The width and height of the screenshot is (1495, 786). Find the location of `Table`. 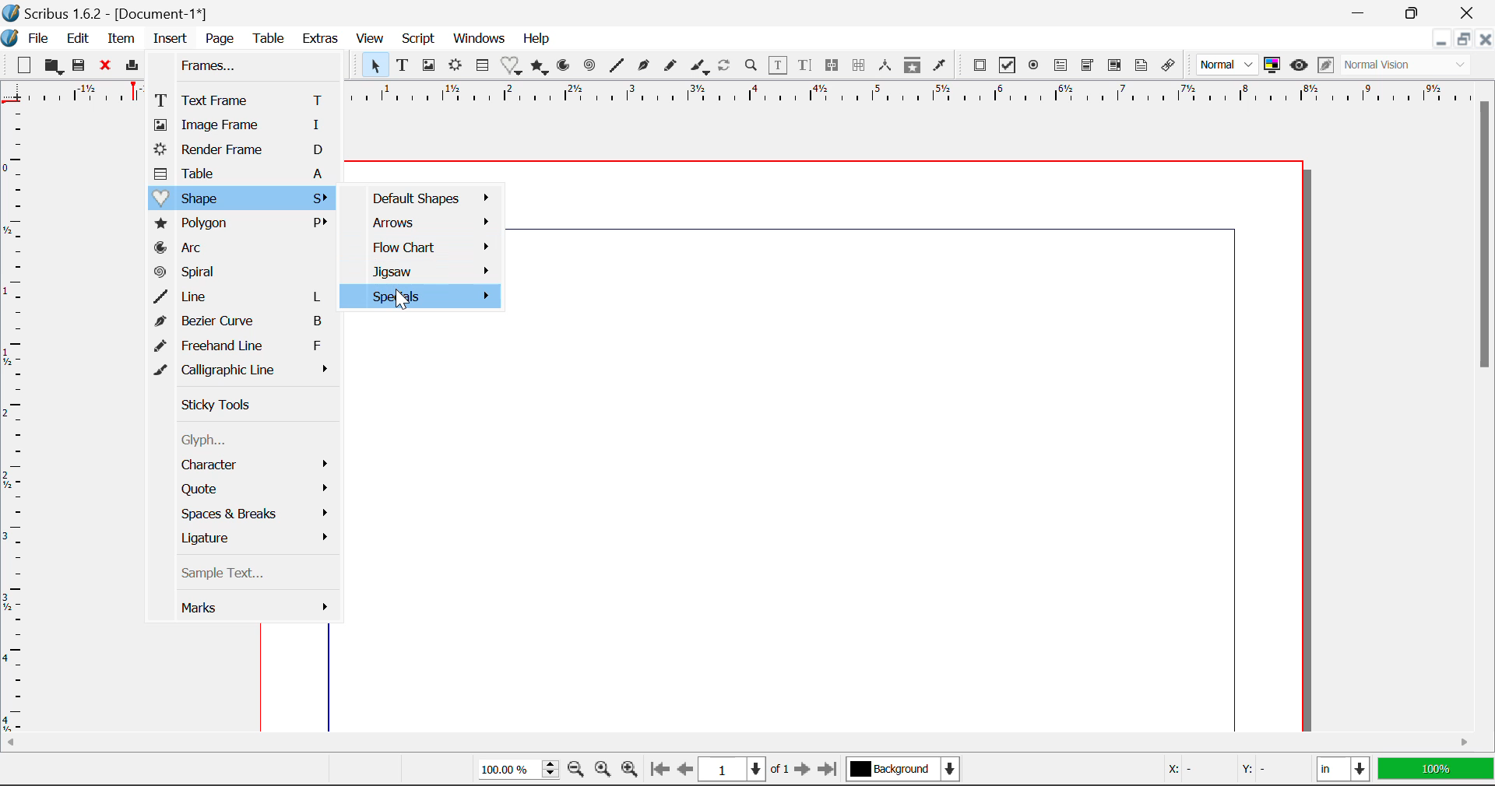

Table is located at coordinates (242, 174).